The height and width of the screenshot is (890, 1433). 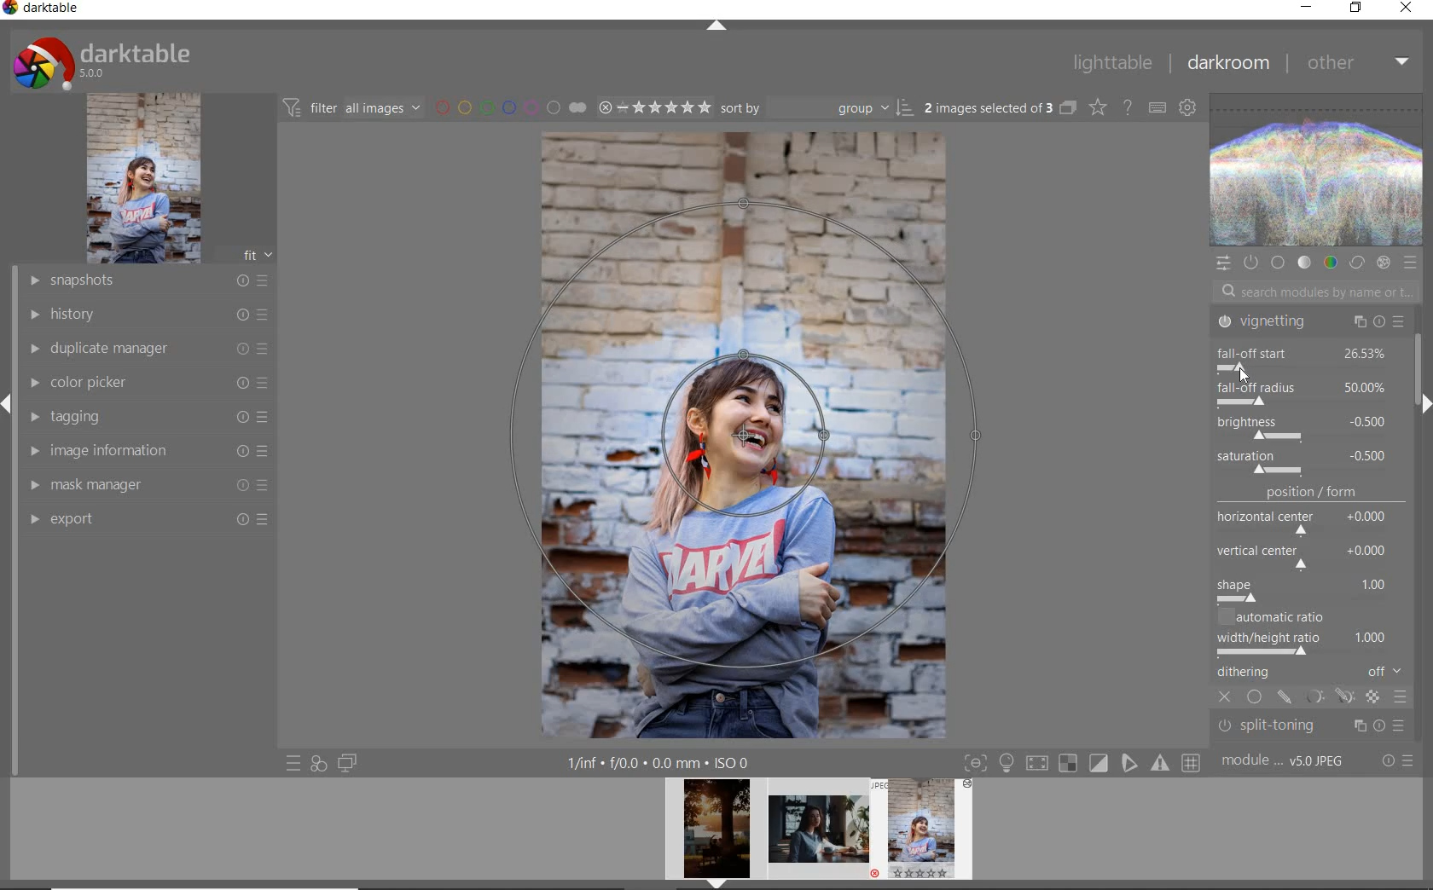 I want to click on ratio, so click(x=1314, y=633).